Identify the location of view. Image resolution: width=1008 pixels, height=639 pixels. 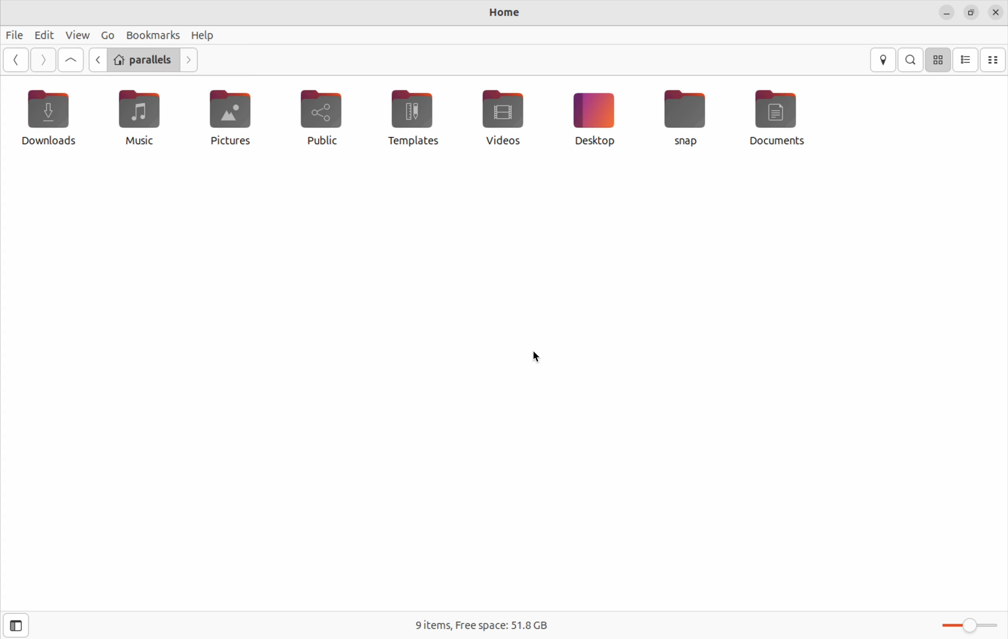
(77, 36).